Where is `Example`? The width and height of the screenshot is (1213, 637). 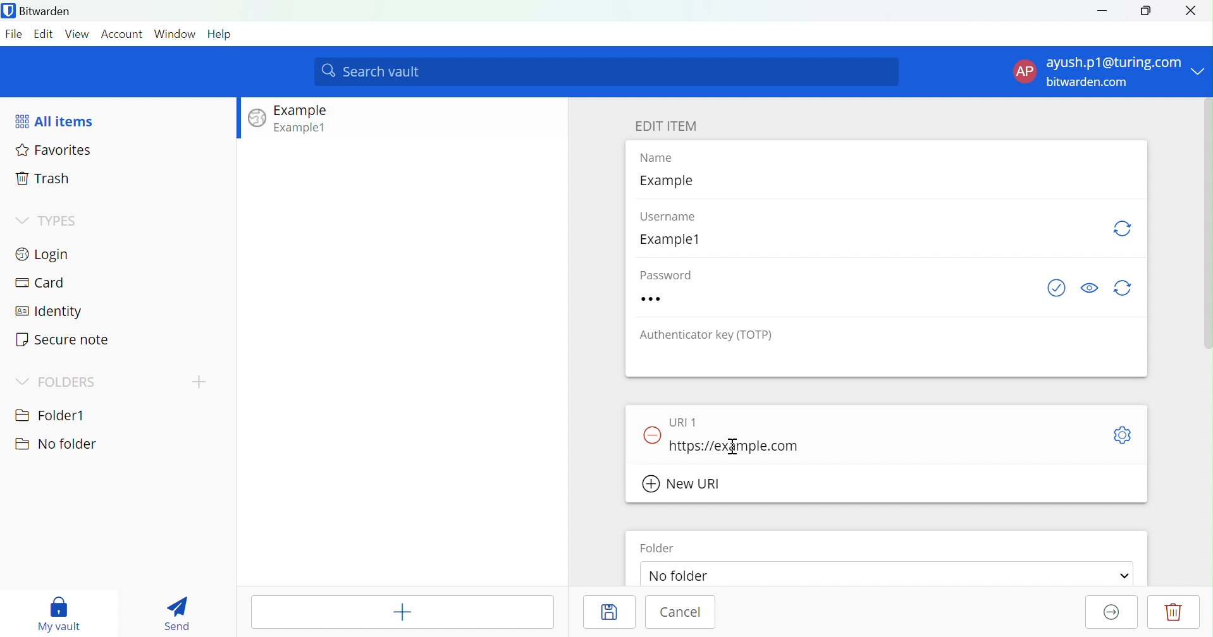 Example is located at coordinates (670, 181).